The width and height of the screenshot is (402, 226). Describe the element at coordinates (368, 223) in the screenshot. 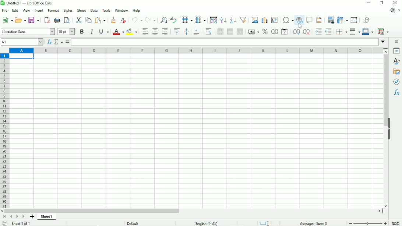

I see `Zoom out/in` at that location.